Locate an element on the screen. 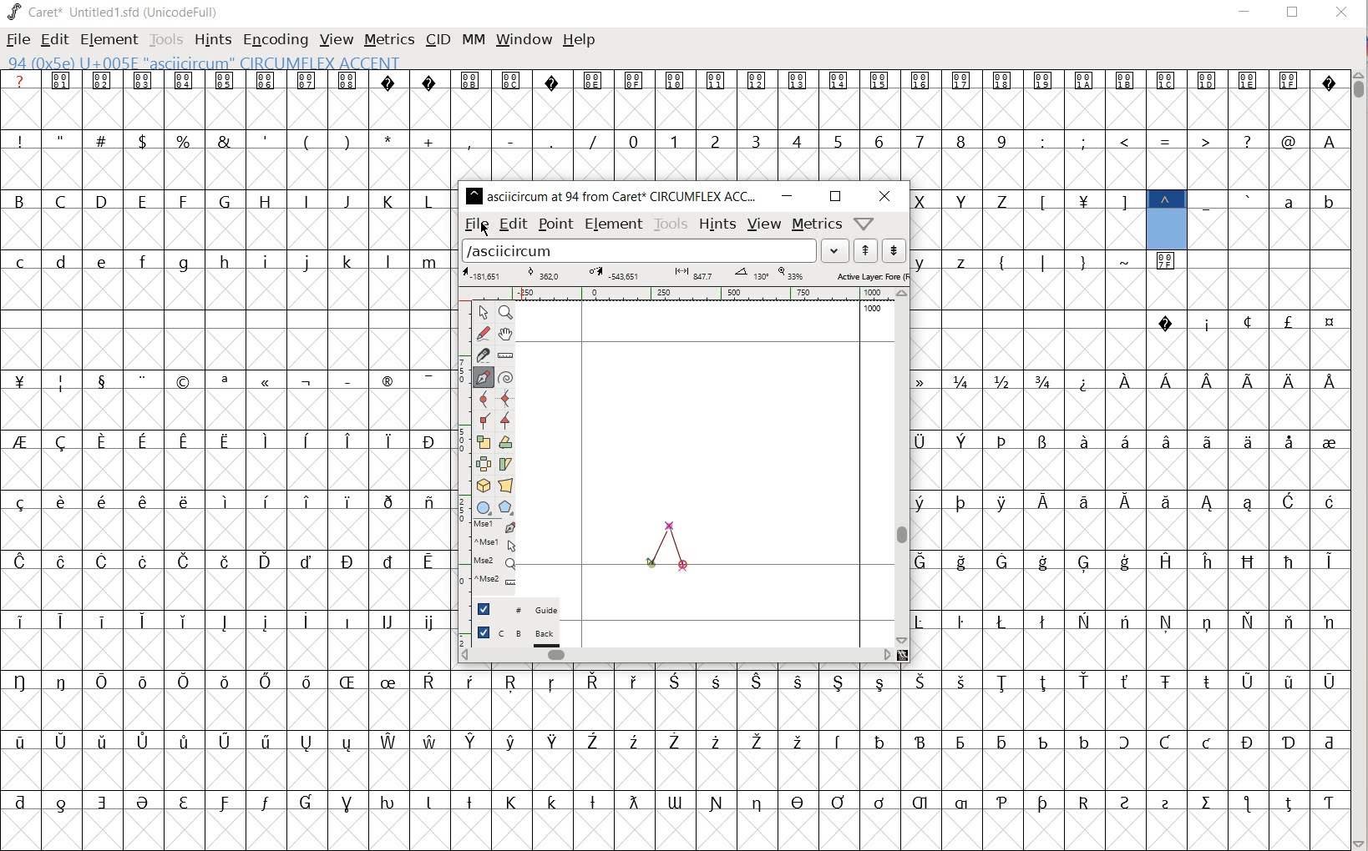 The width and height of the screenshot is (1368, 851). CID is located at coordinates (437, 39).